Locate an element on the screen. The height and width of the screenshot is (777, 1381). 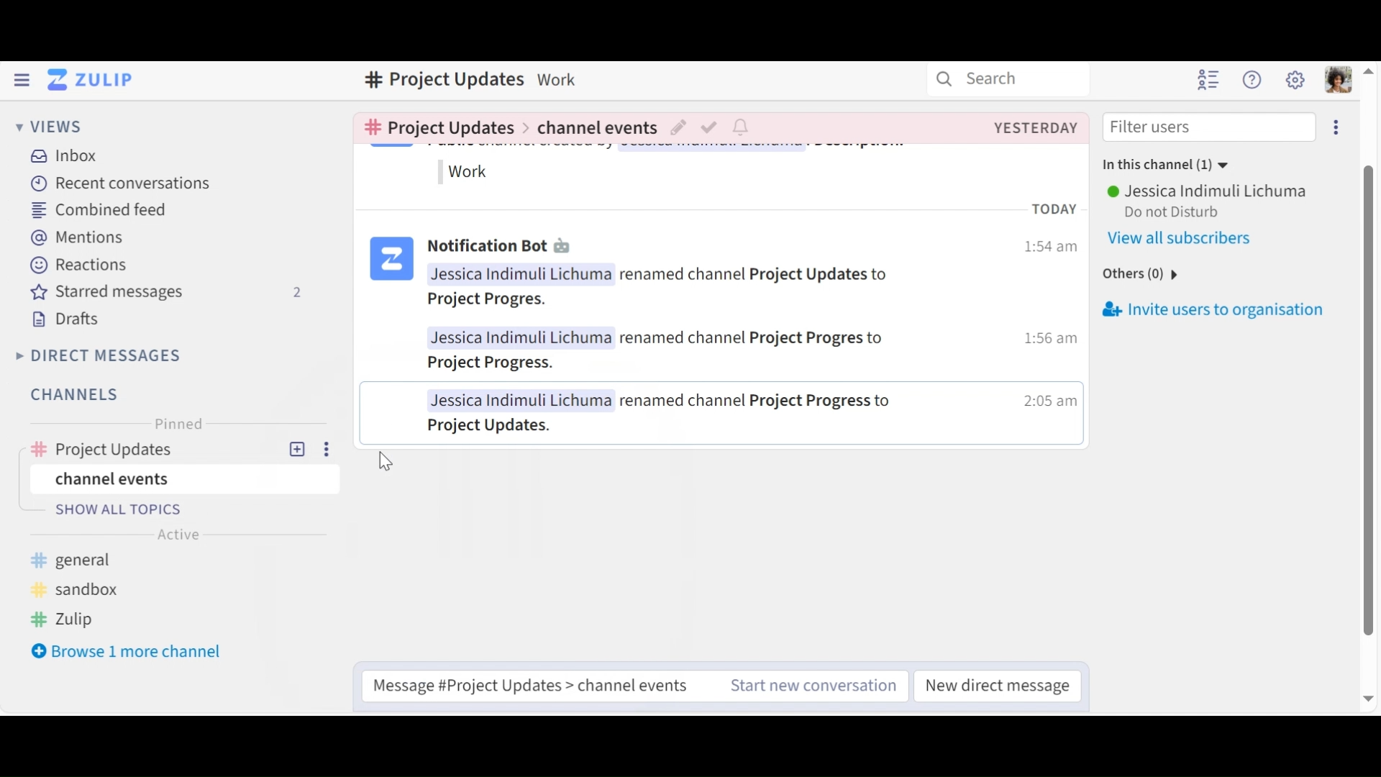
Help Menu is located at coordinates (1254, 80).